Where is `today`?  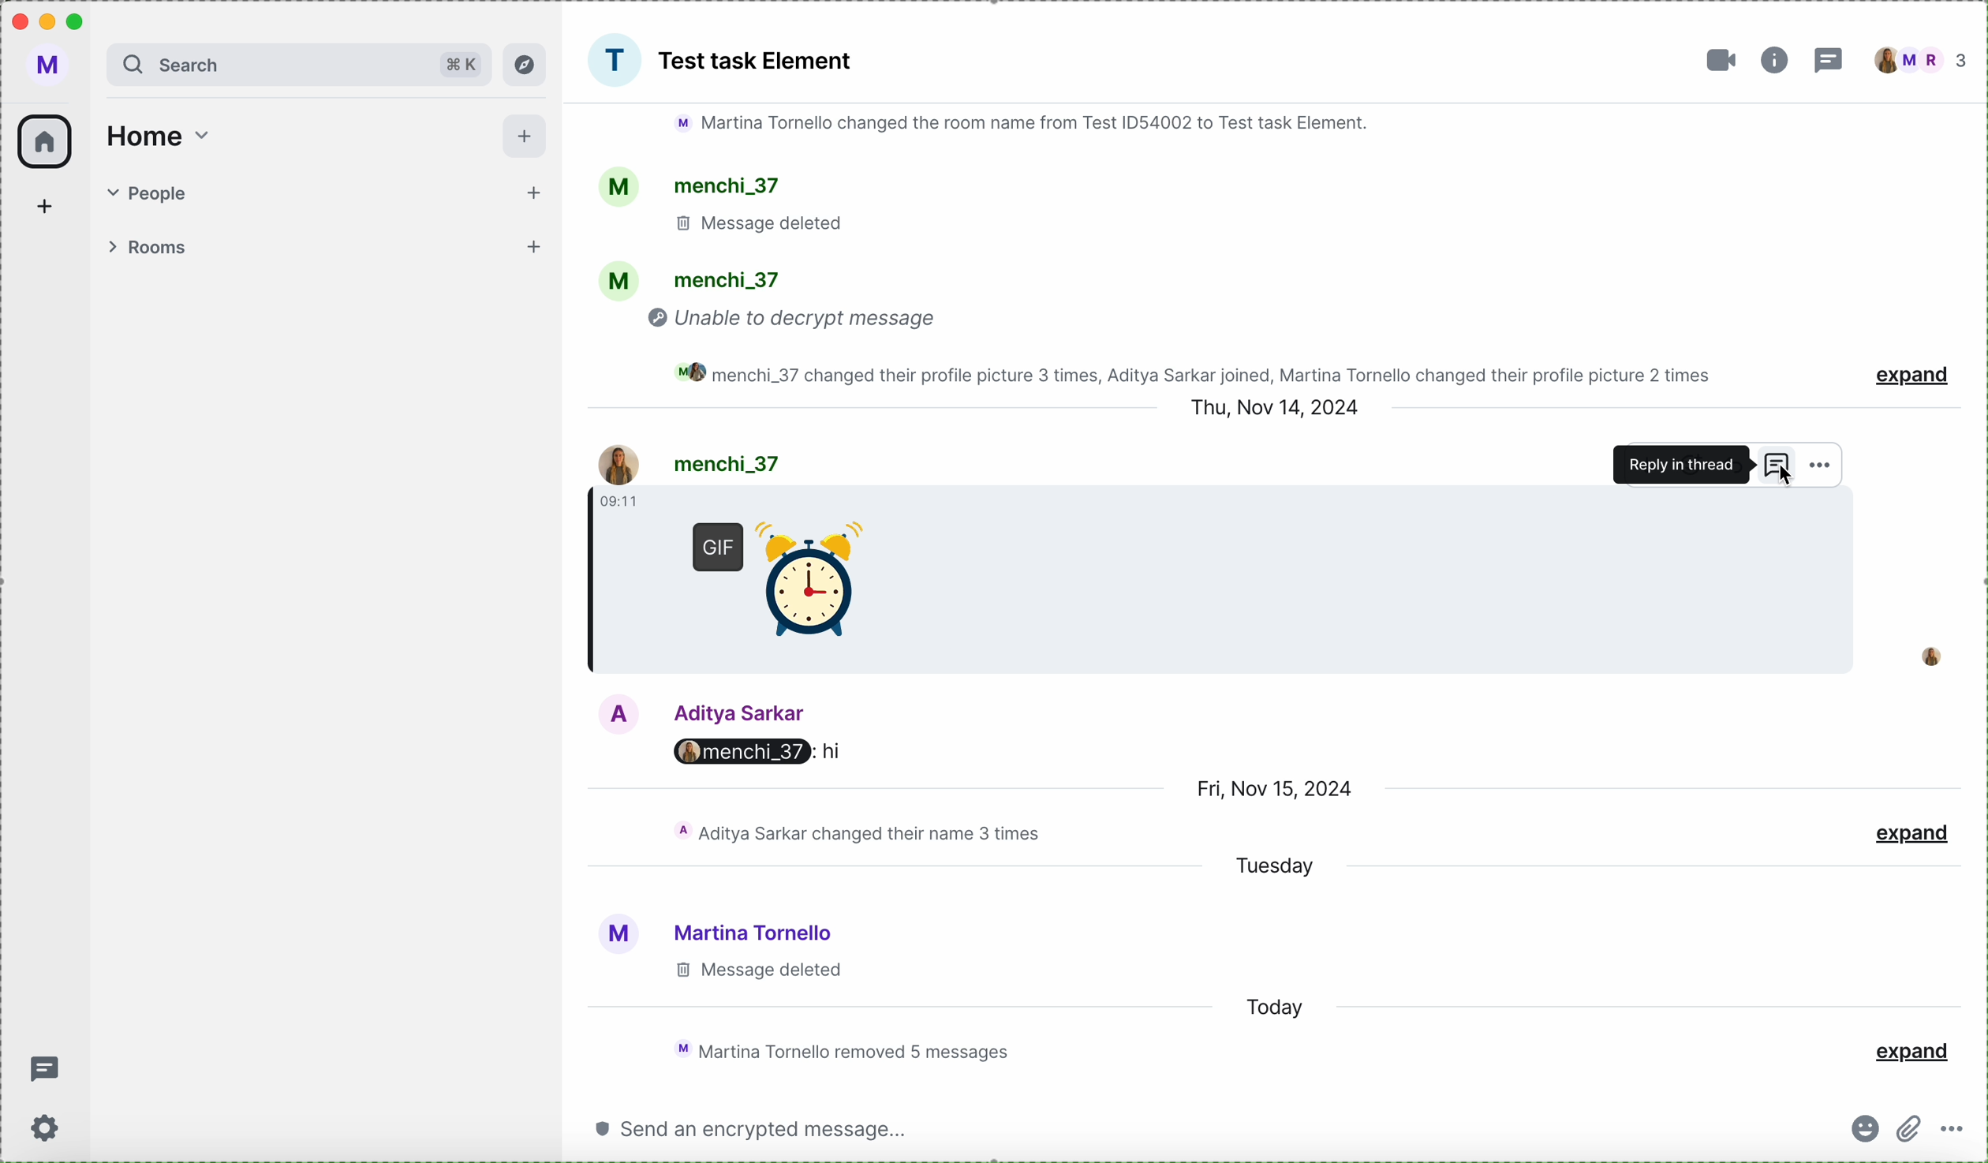
today is located at coordinates (1272, 1008).